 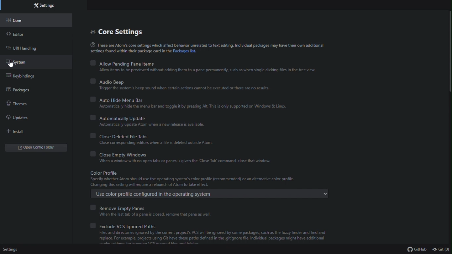 What do you see at coordinates (24, 91) in the screenshot?
I see `Packages` at bounding box center [24, 91].